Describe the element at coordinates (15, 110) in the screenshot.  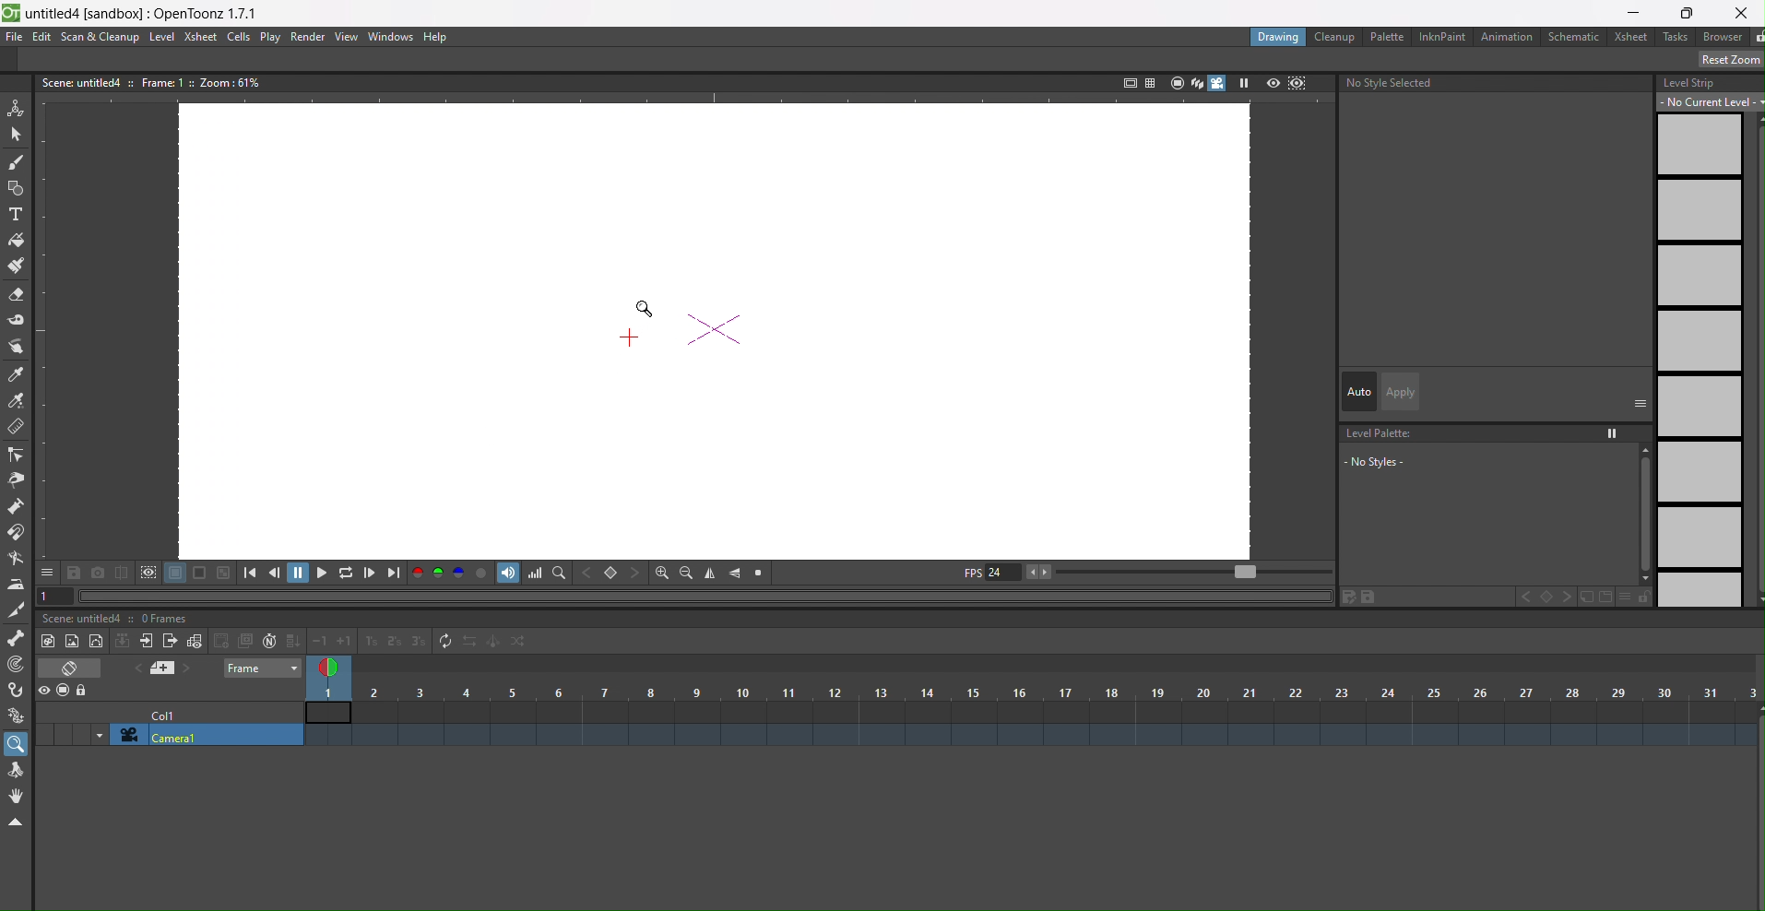
I see `` at that location.